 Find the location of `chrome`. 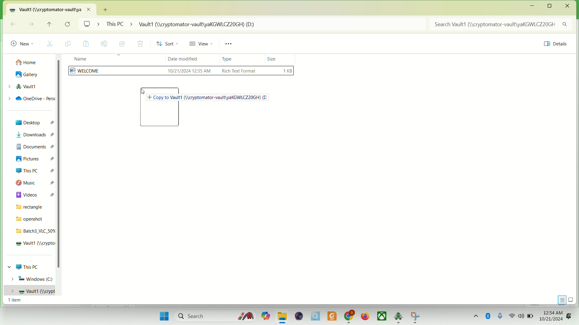

chrome is located at coordinates (349, 316).